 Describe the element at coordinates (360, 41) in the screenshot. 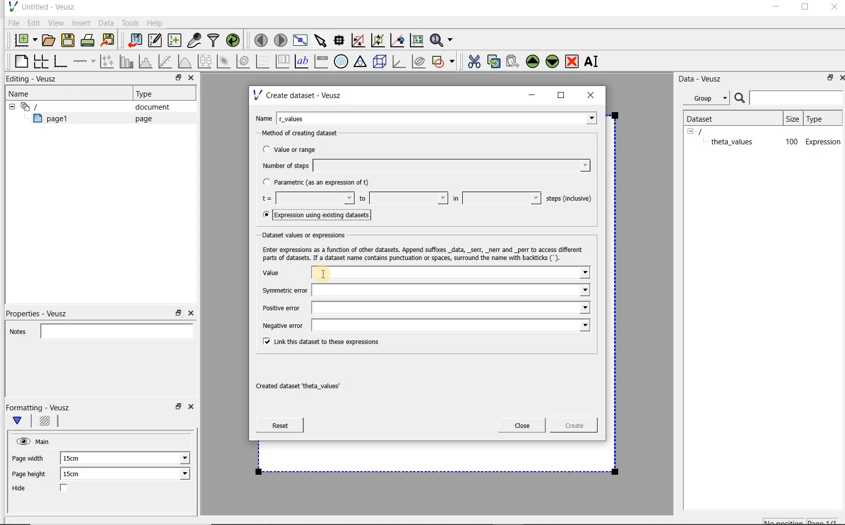

I see `click or draw a rectangle to zoom graph axes` at that location.